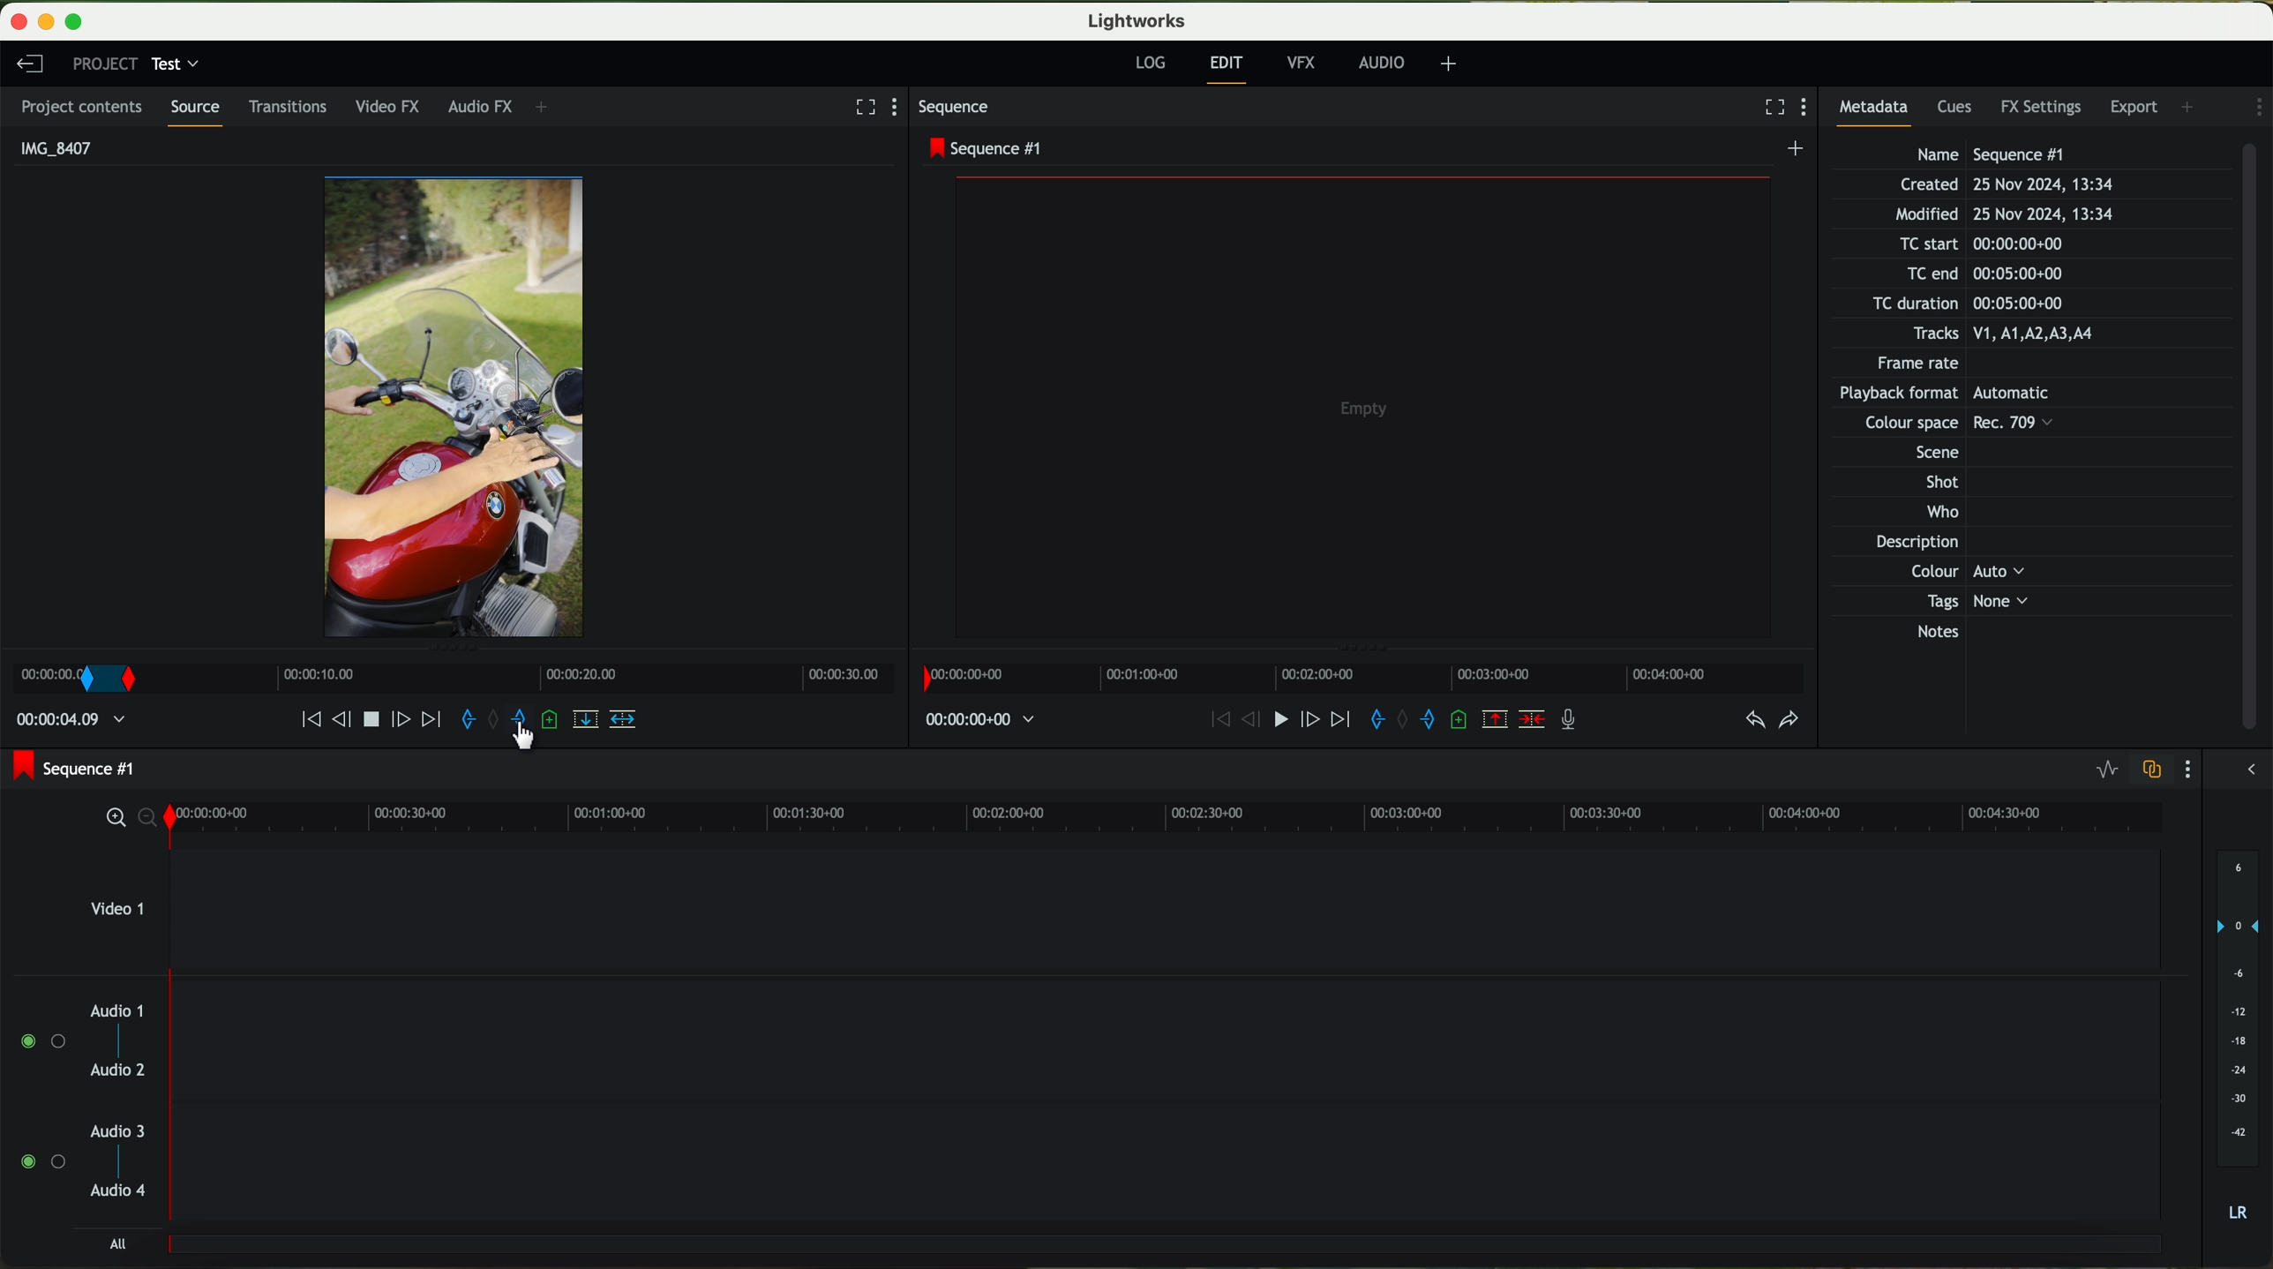  Describe the element at coordinates (1880, 111) in the screenshot. I see `metadata` at that location.